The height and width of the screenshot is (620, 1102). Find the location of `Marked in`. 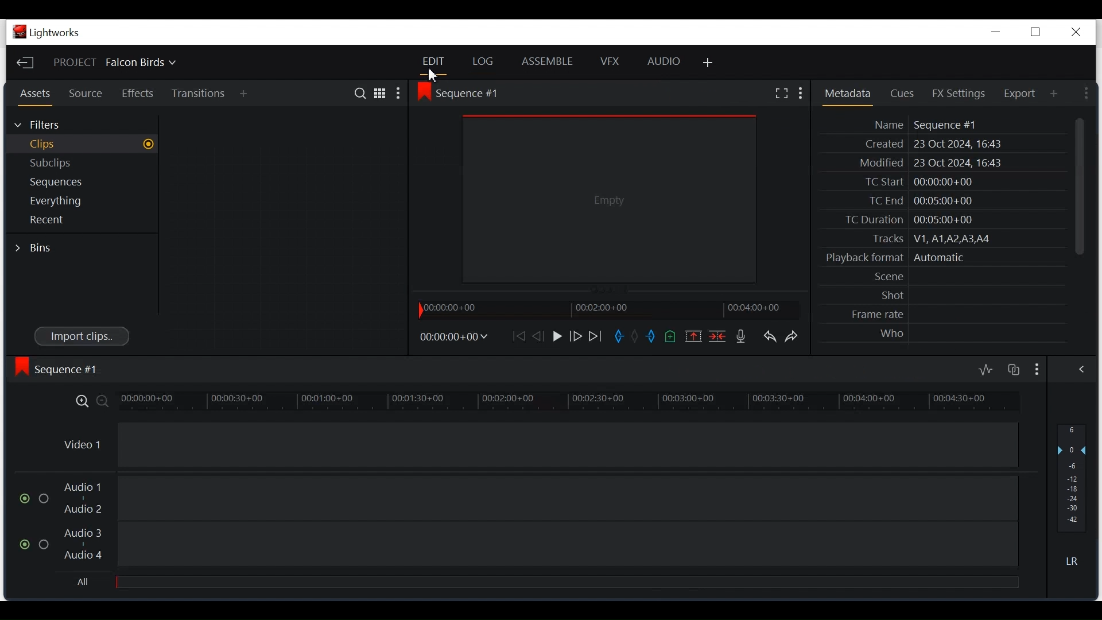

Marked in is located at coordinates (618, 337).